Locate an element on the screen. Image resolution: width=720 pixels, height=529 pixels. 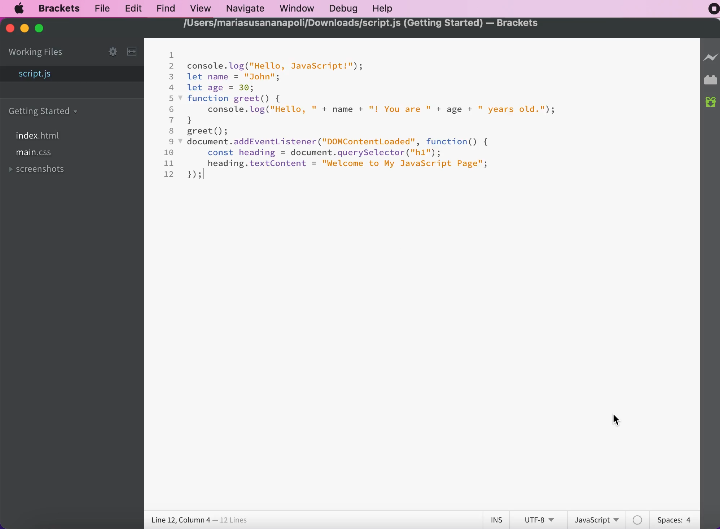
code fold is located at coordinates (181, 99).